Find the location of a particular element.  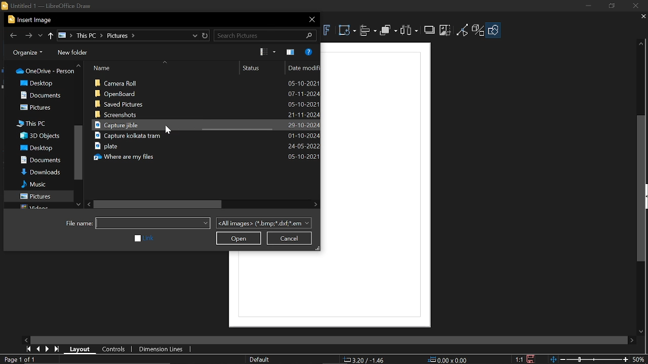

Close tab is located at coordinates (640, 17).